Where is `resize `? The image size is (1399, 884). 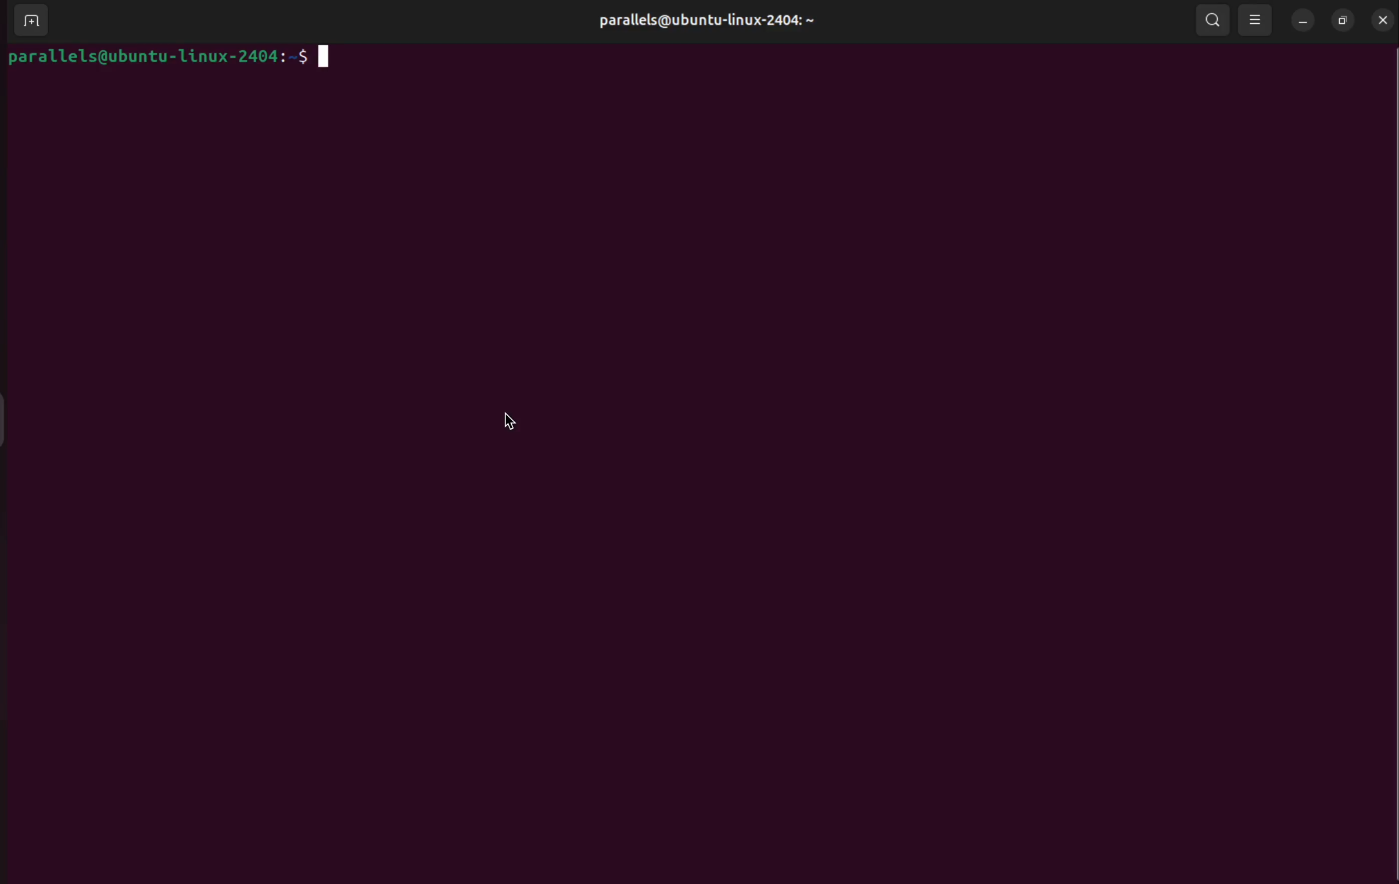 resize  is located at coordinates (1341, 22).